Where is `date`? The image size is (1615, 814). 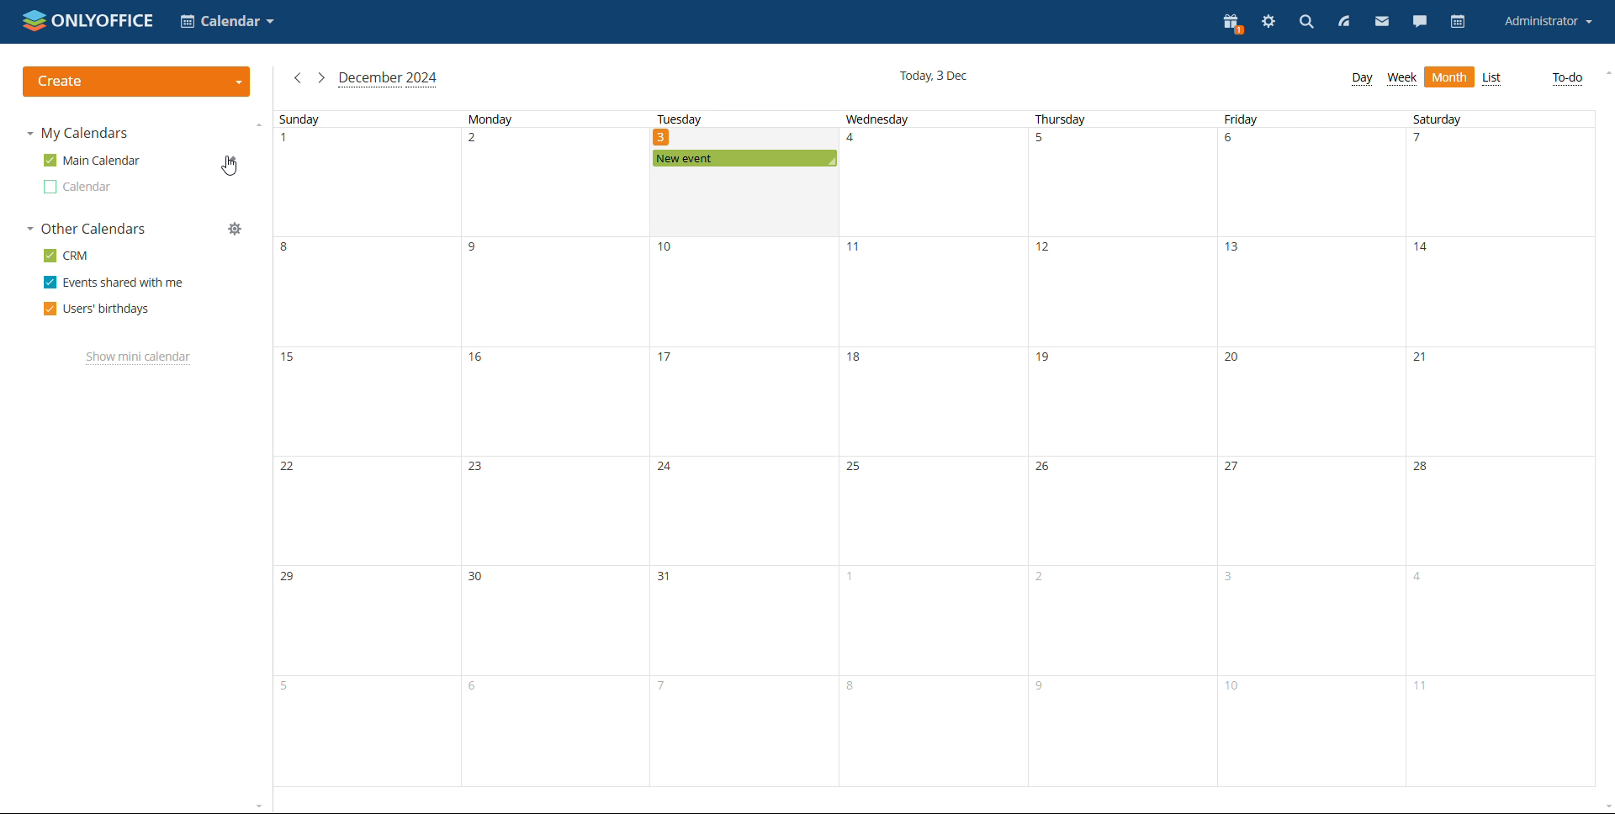
date is located at coordinates (744, 400).